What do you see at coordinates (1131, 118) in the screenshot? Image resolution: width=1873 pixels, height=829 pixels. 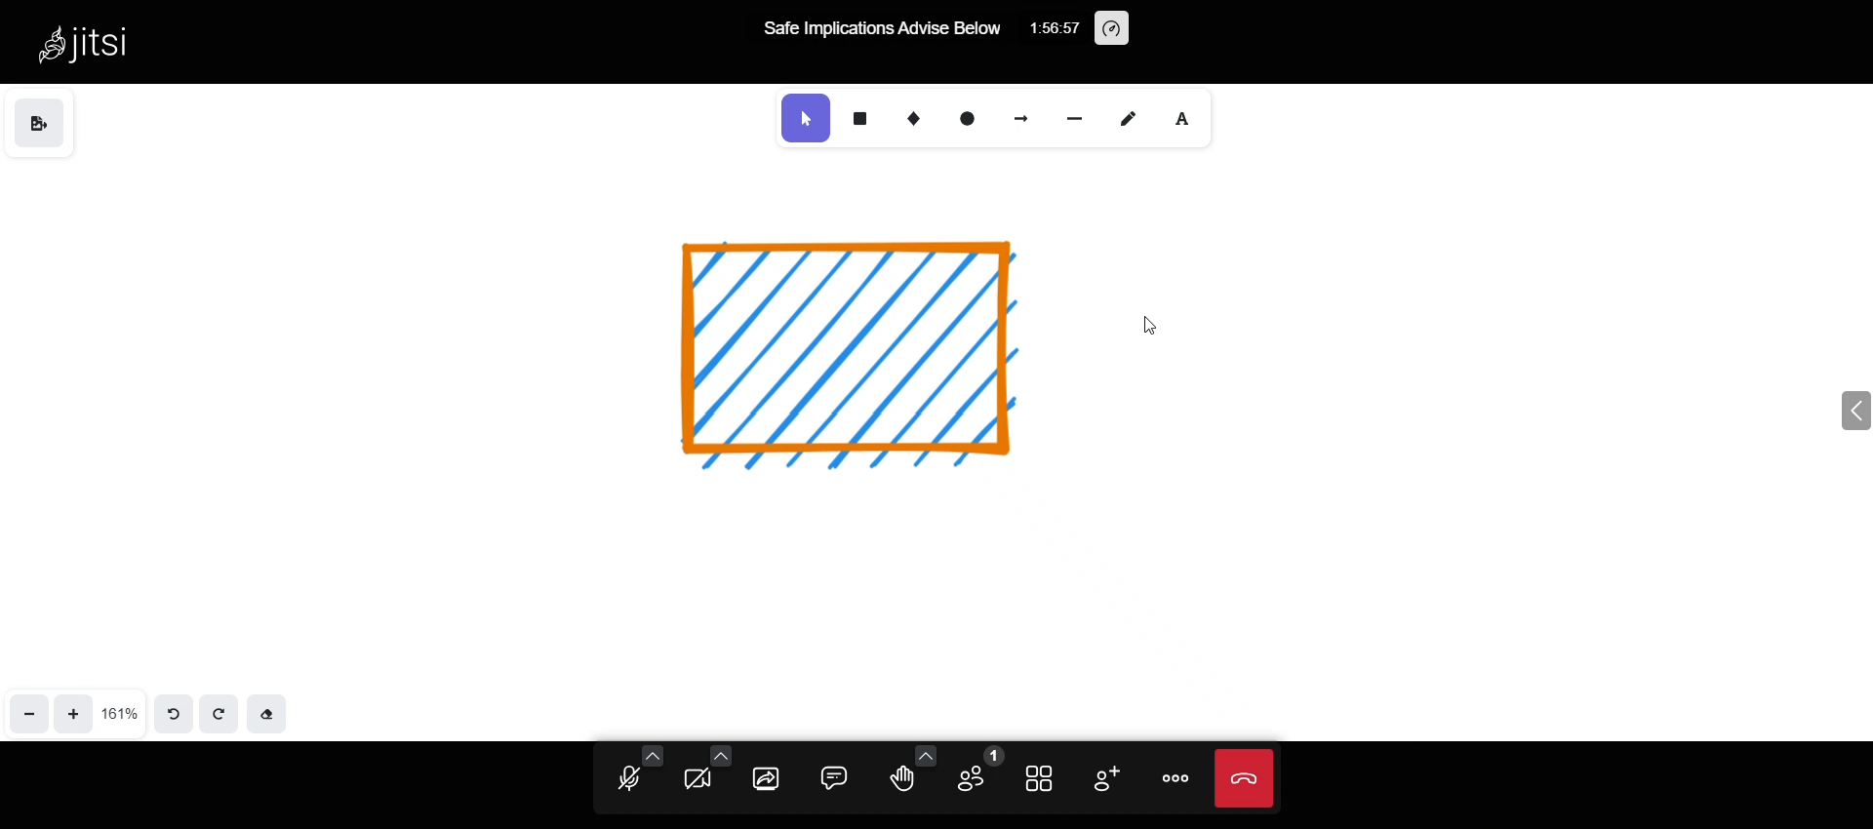 I see `draw` at bounding box center [1131, 118].